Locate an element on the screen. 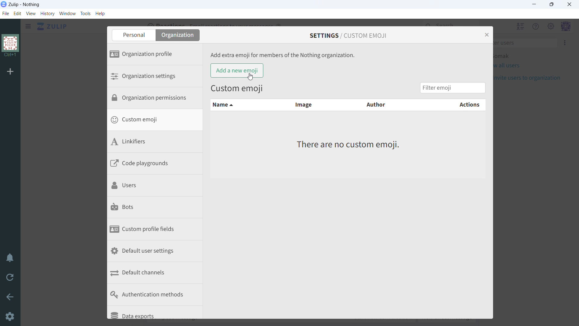 The width and height of the screenshot is (579, 326). scroll down is located at coordinates (575, 323).